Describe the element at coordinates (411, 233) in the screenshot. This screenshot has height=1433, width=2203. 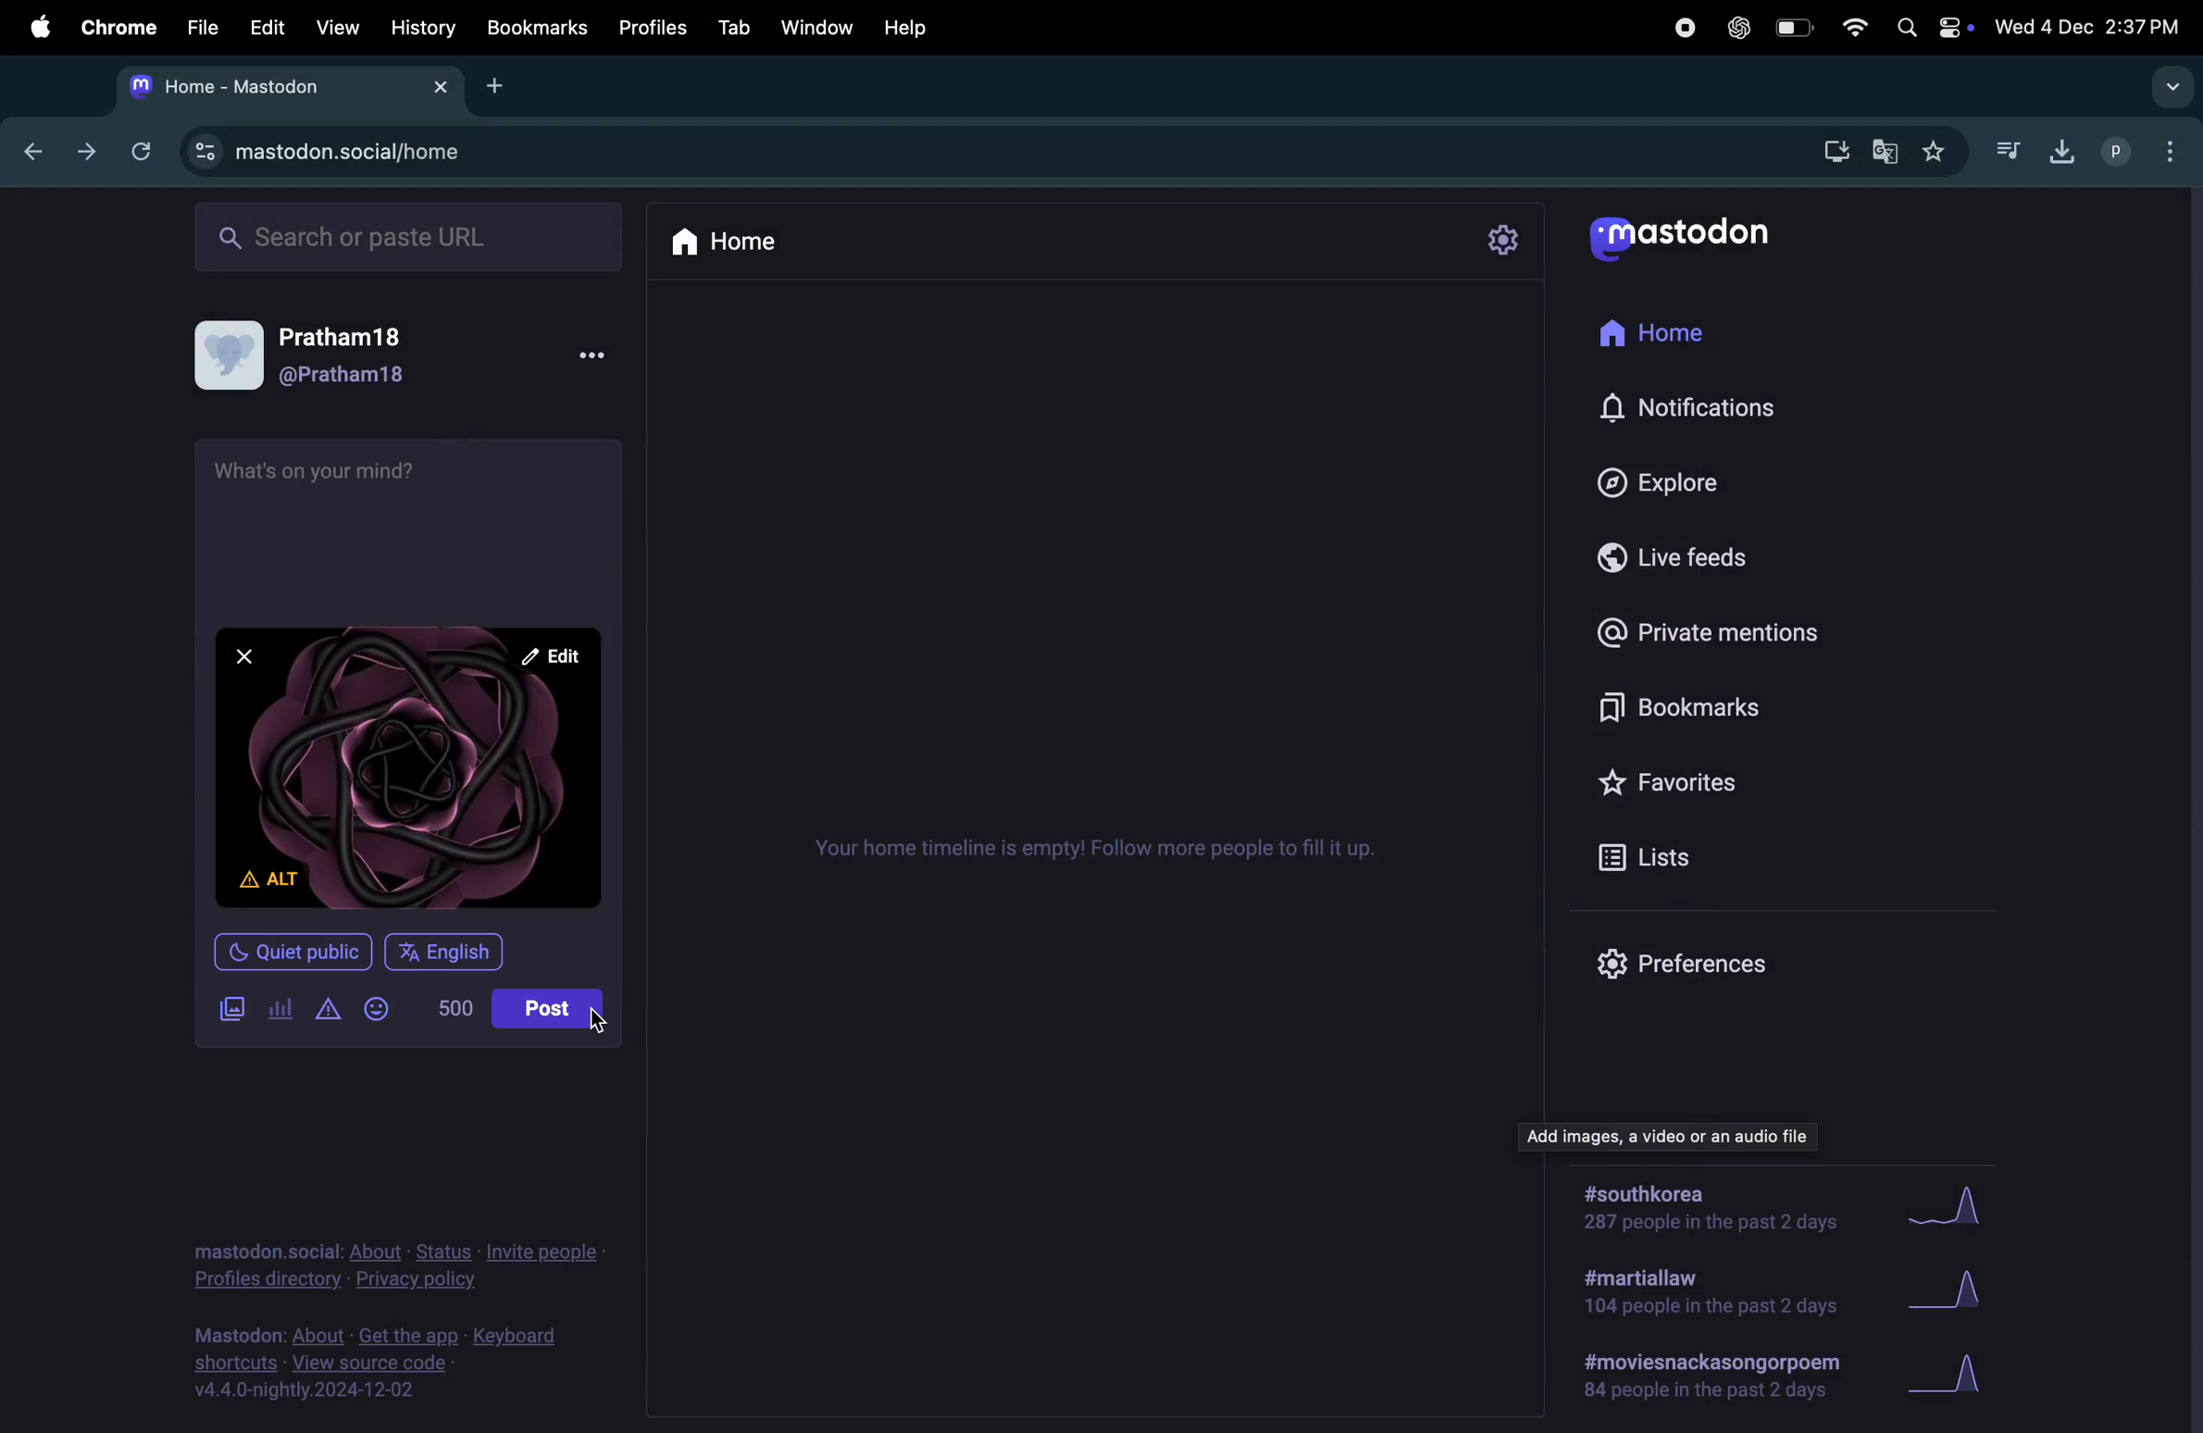
I see `search url` at that location.